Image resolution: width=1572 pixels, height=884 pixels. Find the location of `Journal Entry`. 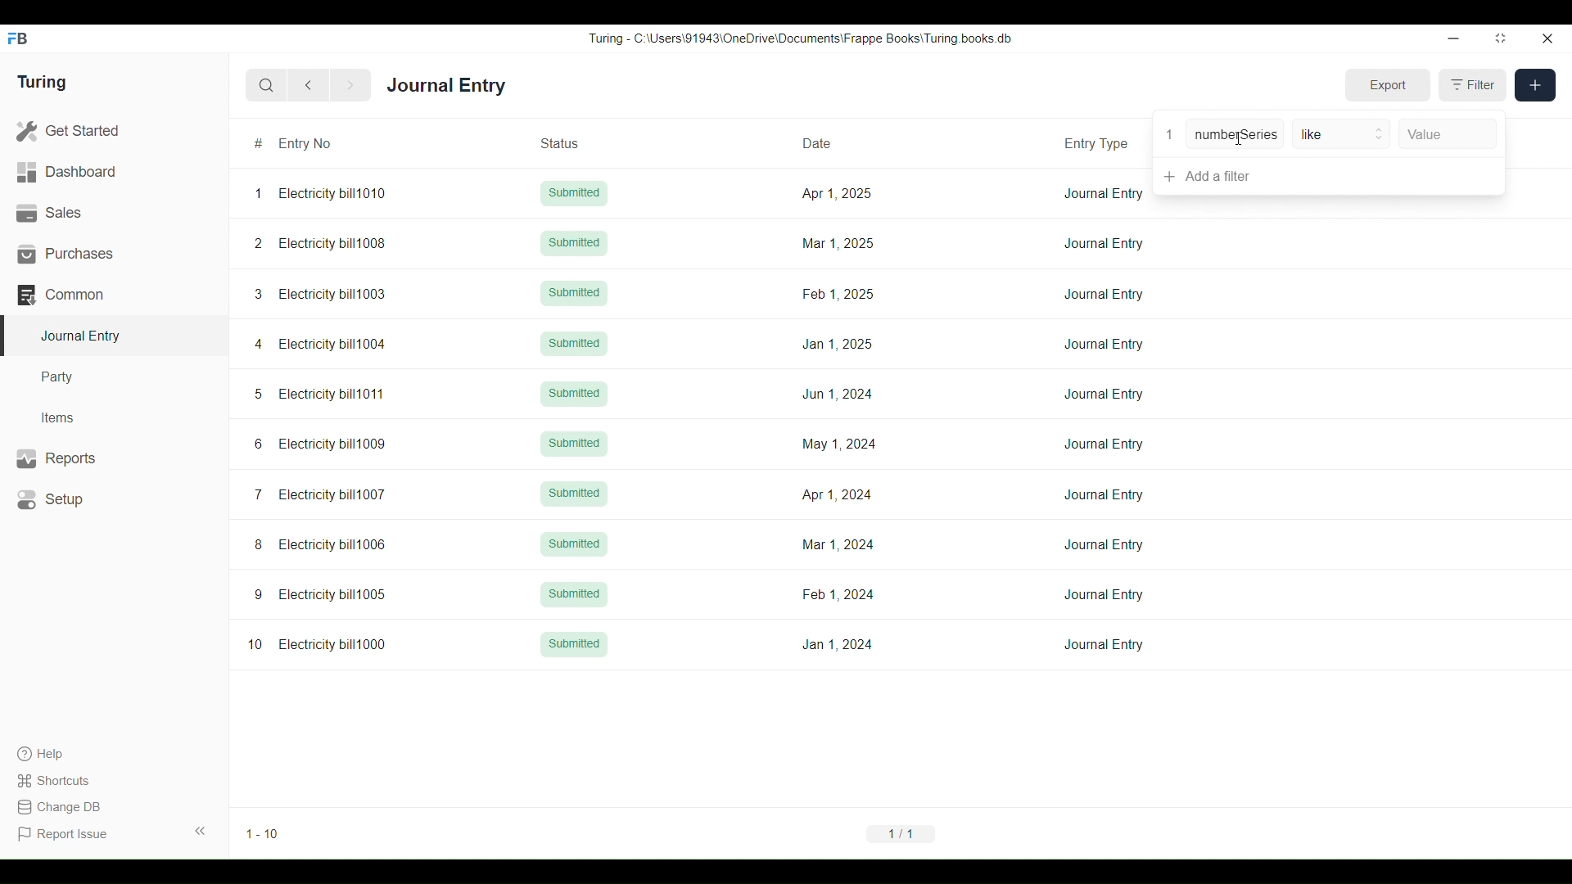

Journal Entry is located at coordinates (1104, 544).